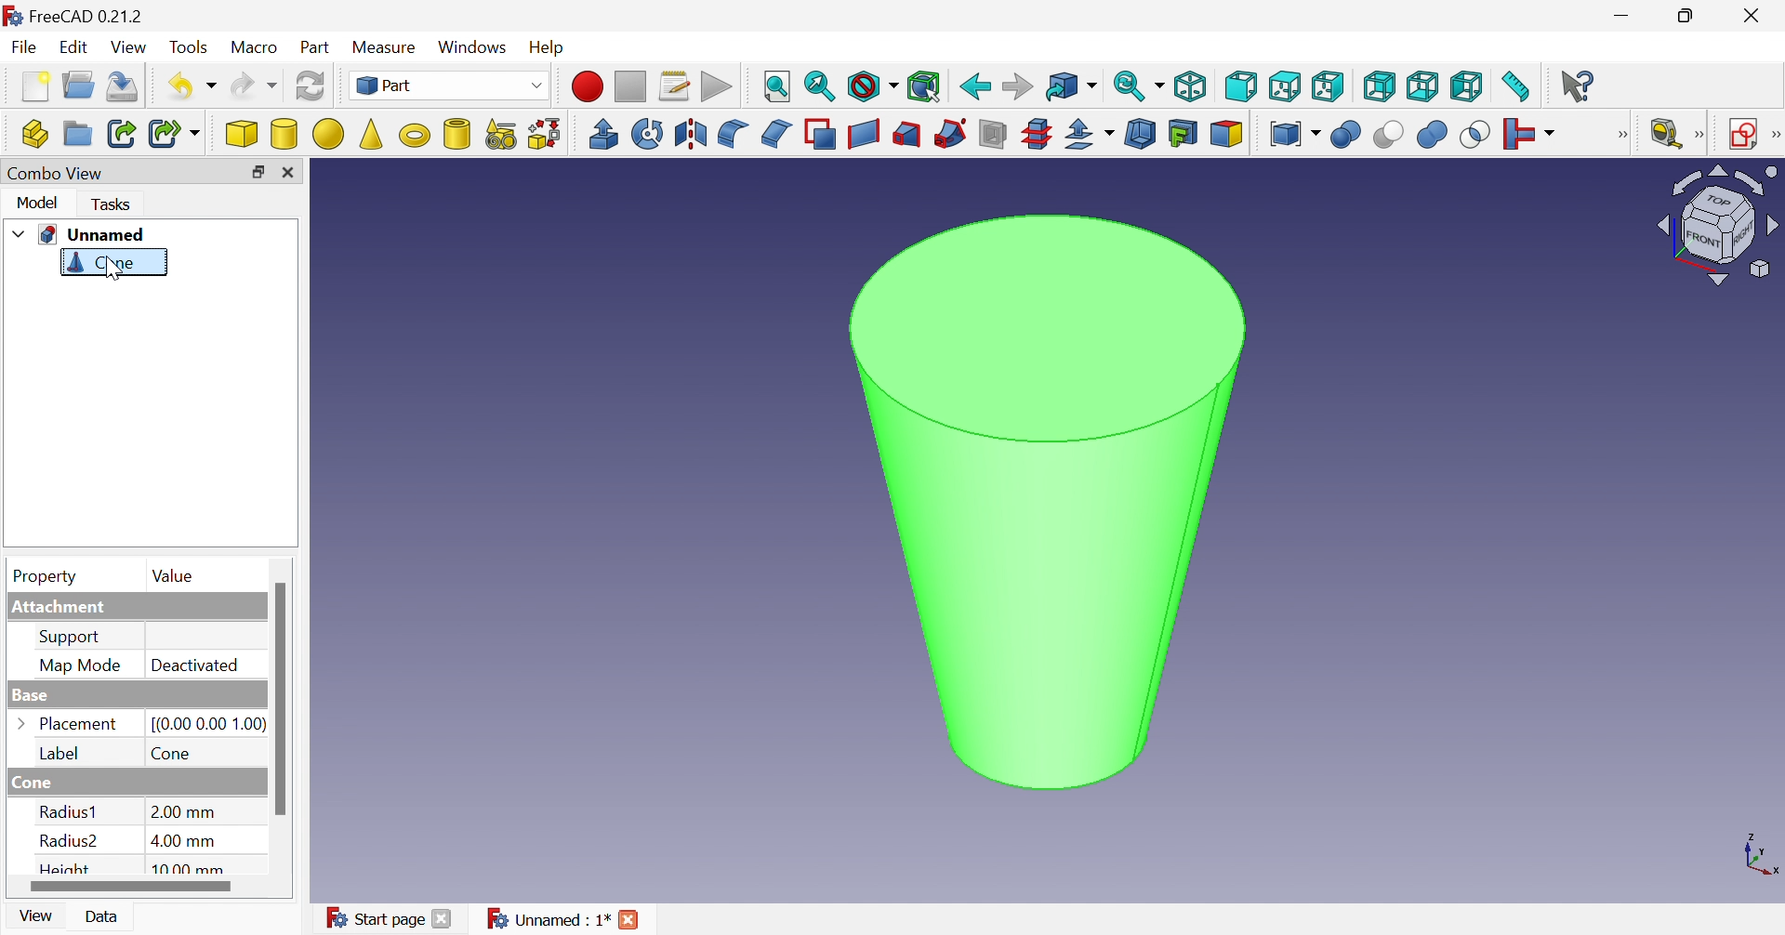 The image size is (1785, 935). Describe the element at coordinates (1192, 85) in the screenshot. I see `Isometric` at that location.